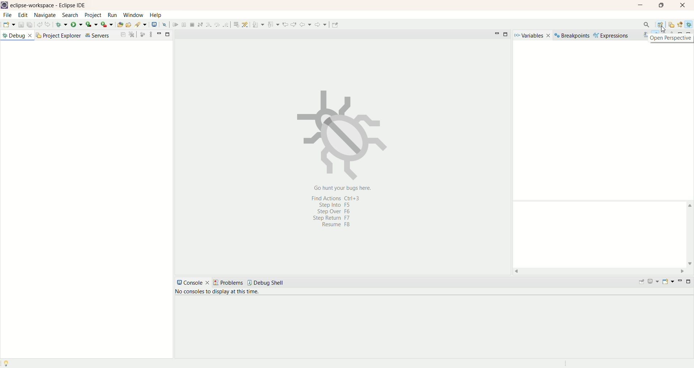  What do you see at coordinates (151, 34) in the screenshot?
I see `view options` at bounding box center [151, 34].